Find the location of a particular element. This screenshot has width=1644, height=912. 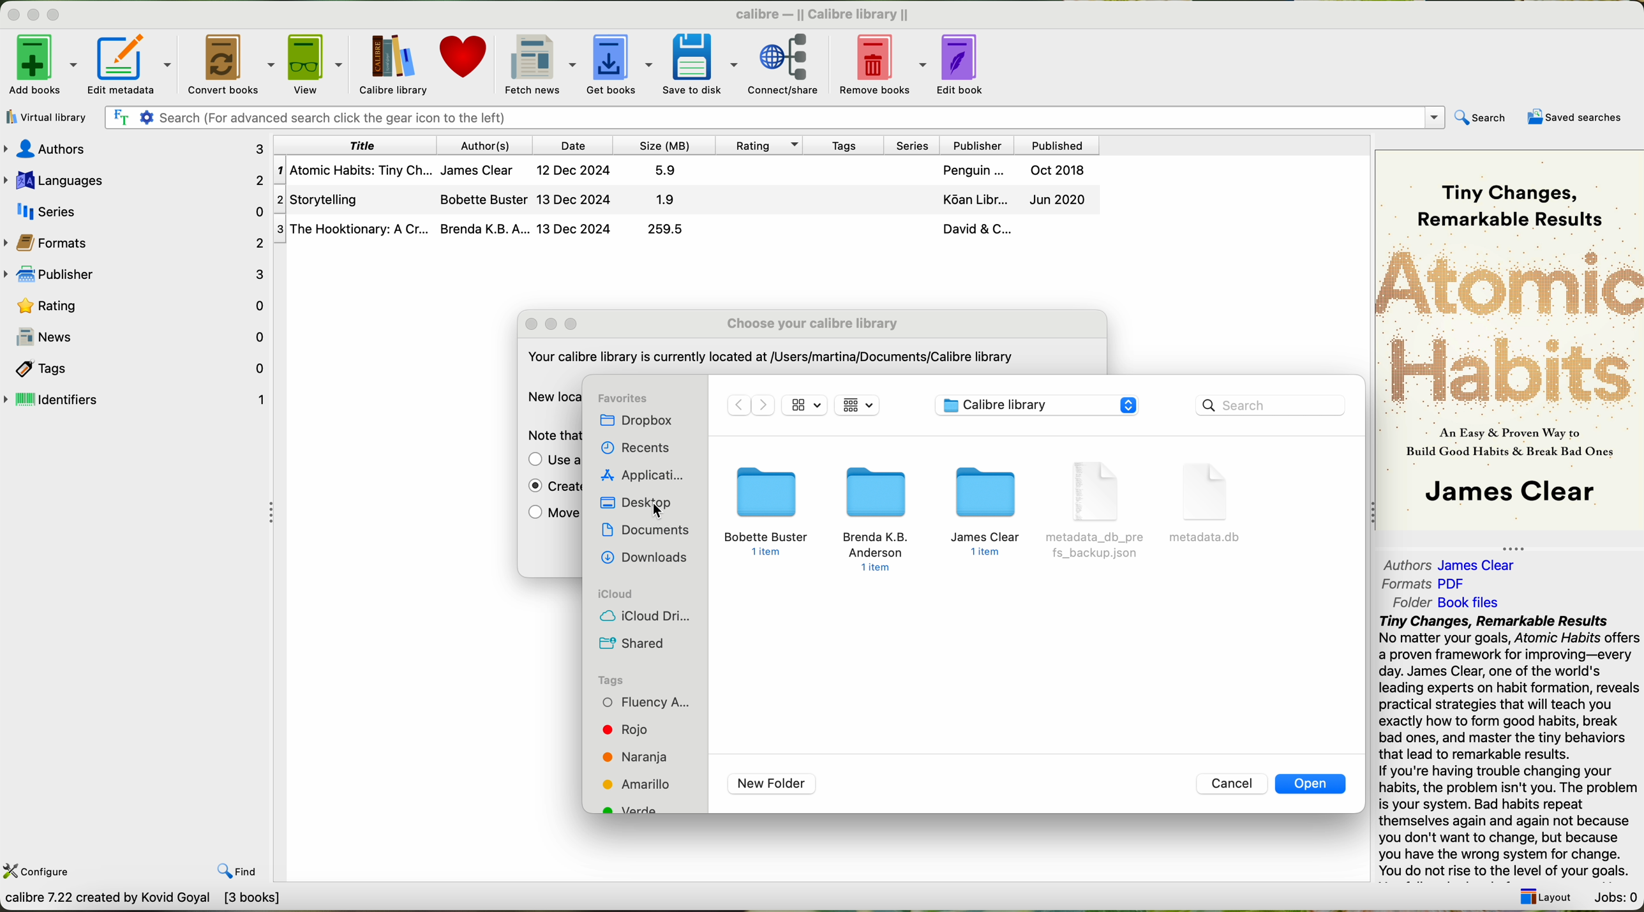

publisher is located at coordinates (975, 145).